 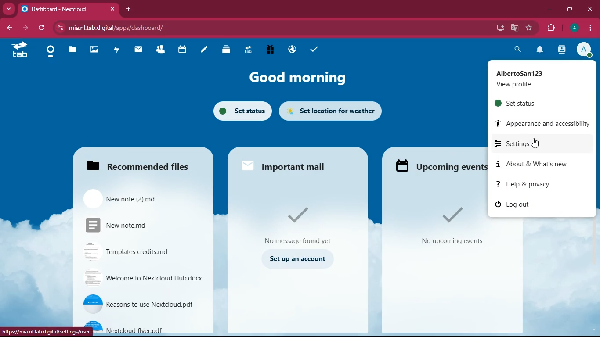 I want to click on favorite, so click(x=529, y=28).